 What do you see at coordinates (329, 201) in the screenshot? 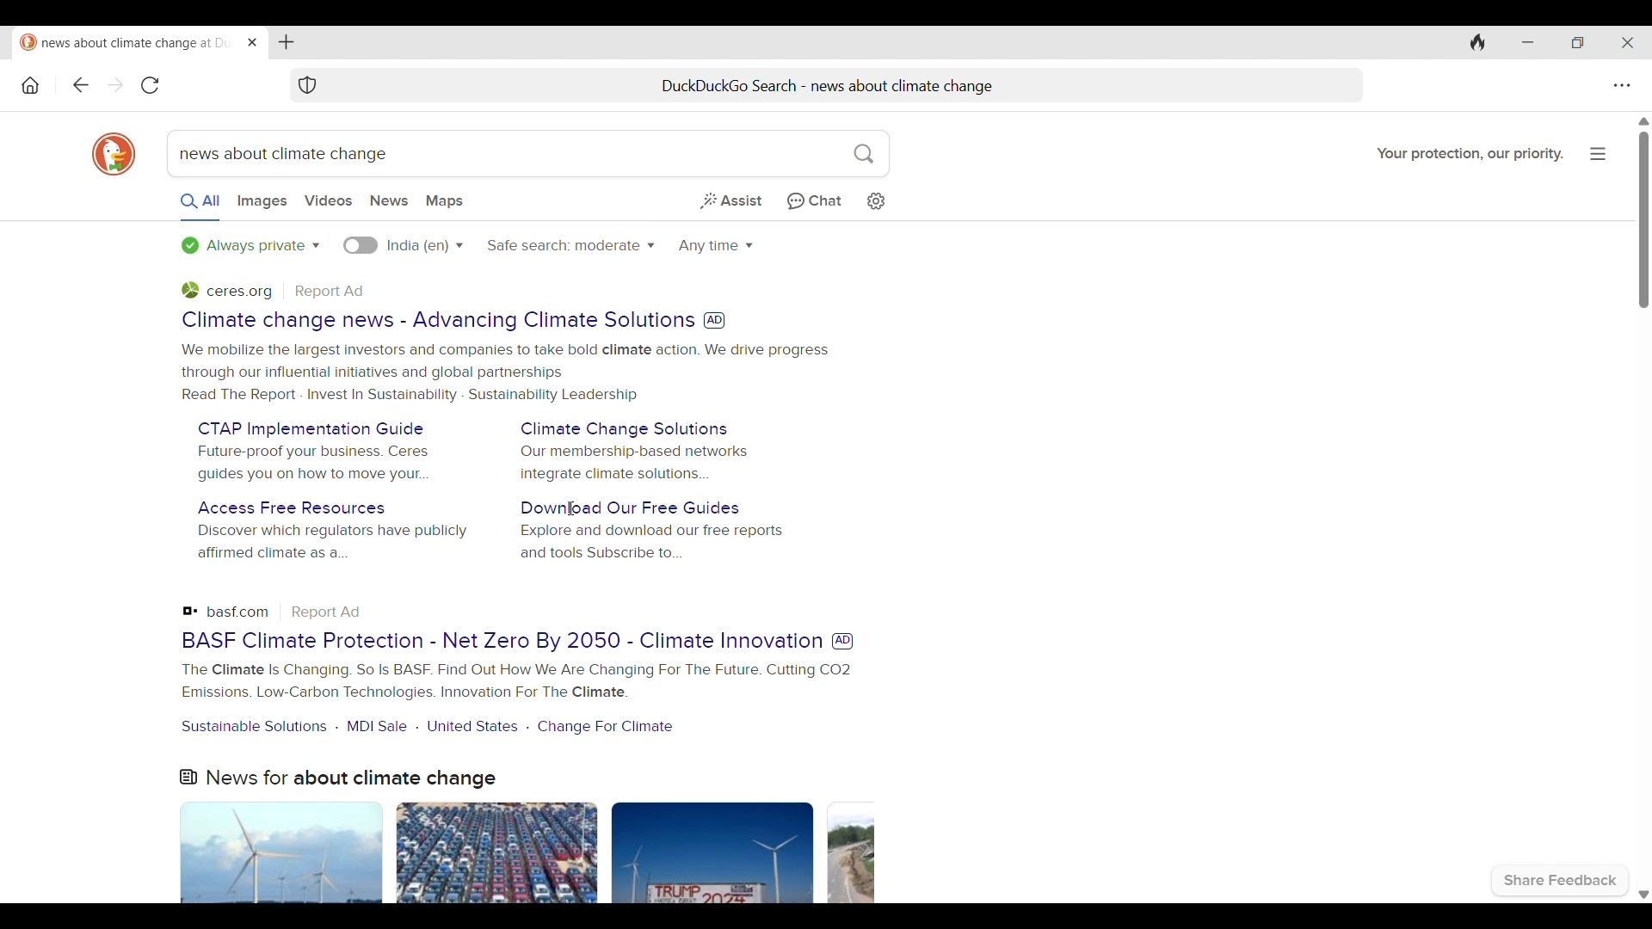
I see `Search videos` at bounding box center [329, 201].